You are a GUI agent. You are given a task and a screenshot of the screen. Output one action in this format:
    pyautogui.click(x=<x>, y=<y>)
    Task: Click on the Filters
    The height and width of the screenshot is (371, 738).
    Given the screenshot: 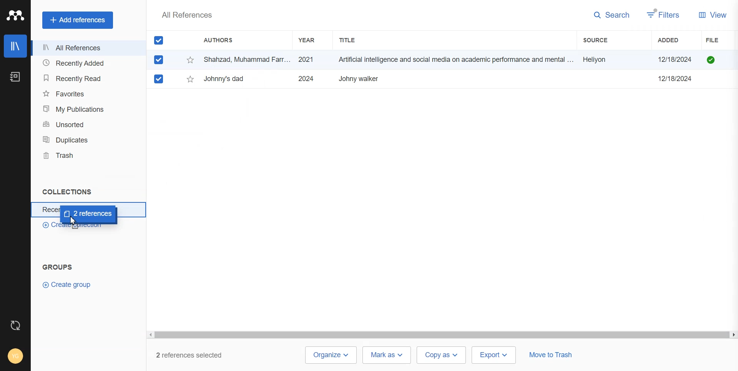 What is the action you would take?
    pyautogui.click(x=664, y=15)
    